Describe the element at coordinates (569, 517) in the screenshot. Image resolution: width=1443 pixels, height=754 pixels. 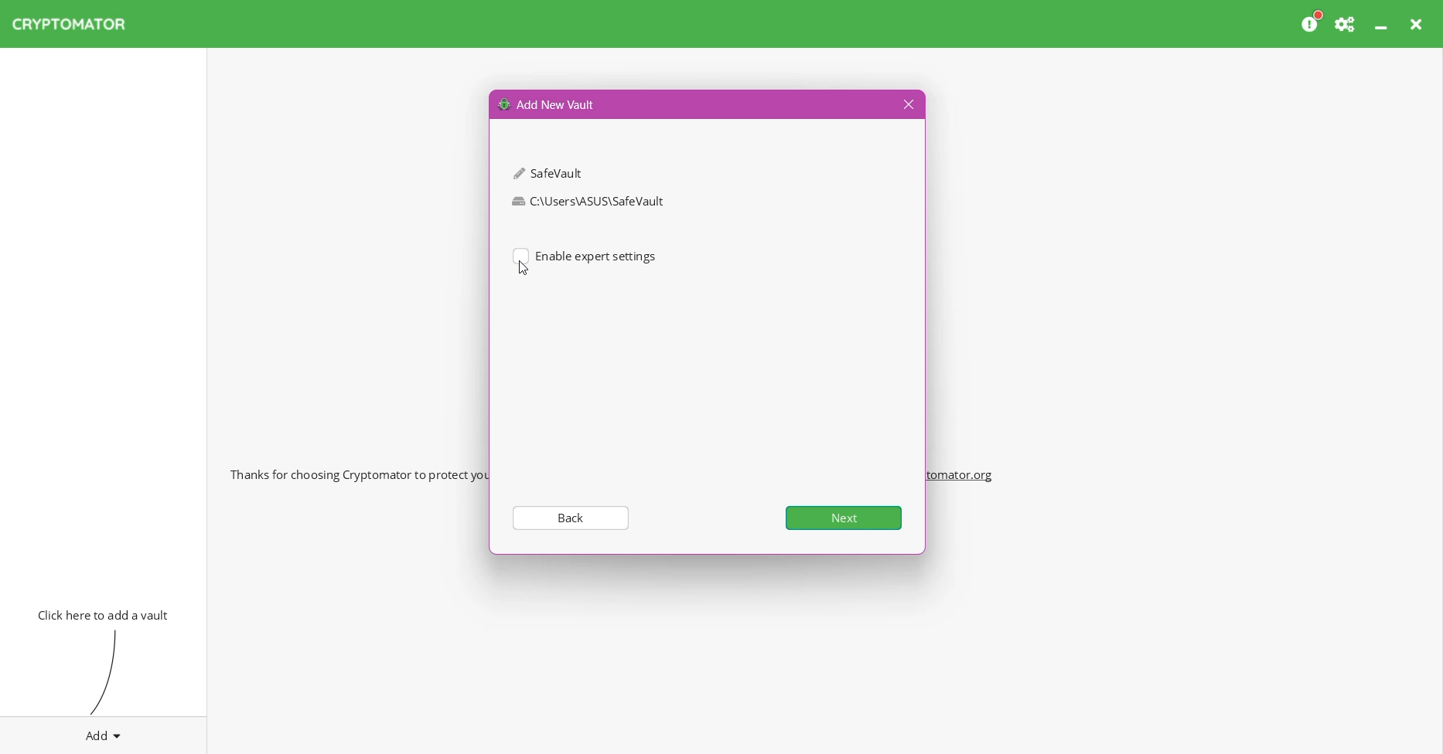
I see `Back` at that location.